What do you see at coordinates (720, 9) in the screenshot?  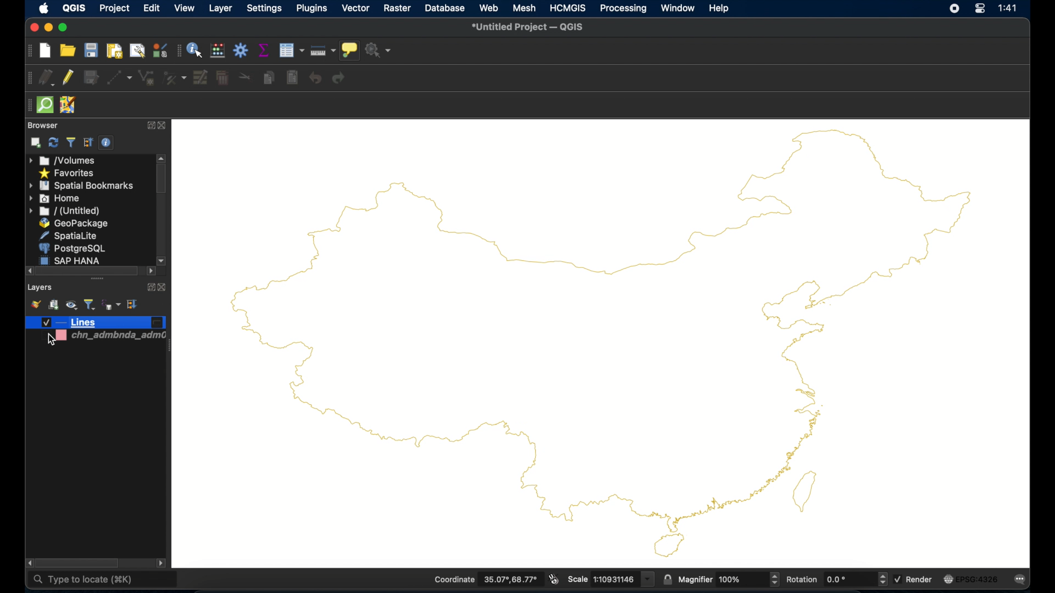 I see `help` at bounding box center [720, 9].